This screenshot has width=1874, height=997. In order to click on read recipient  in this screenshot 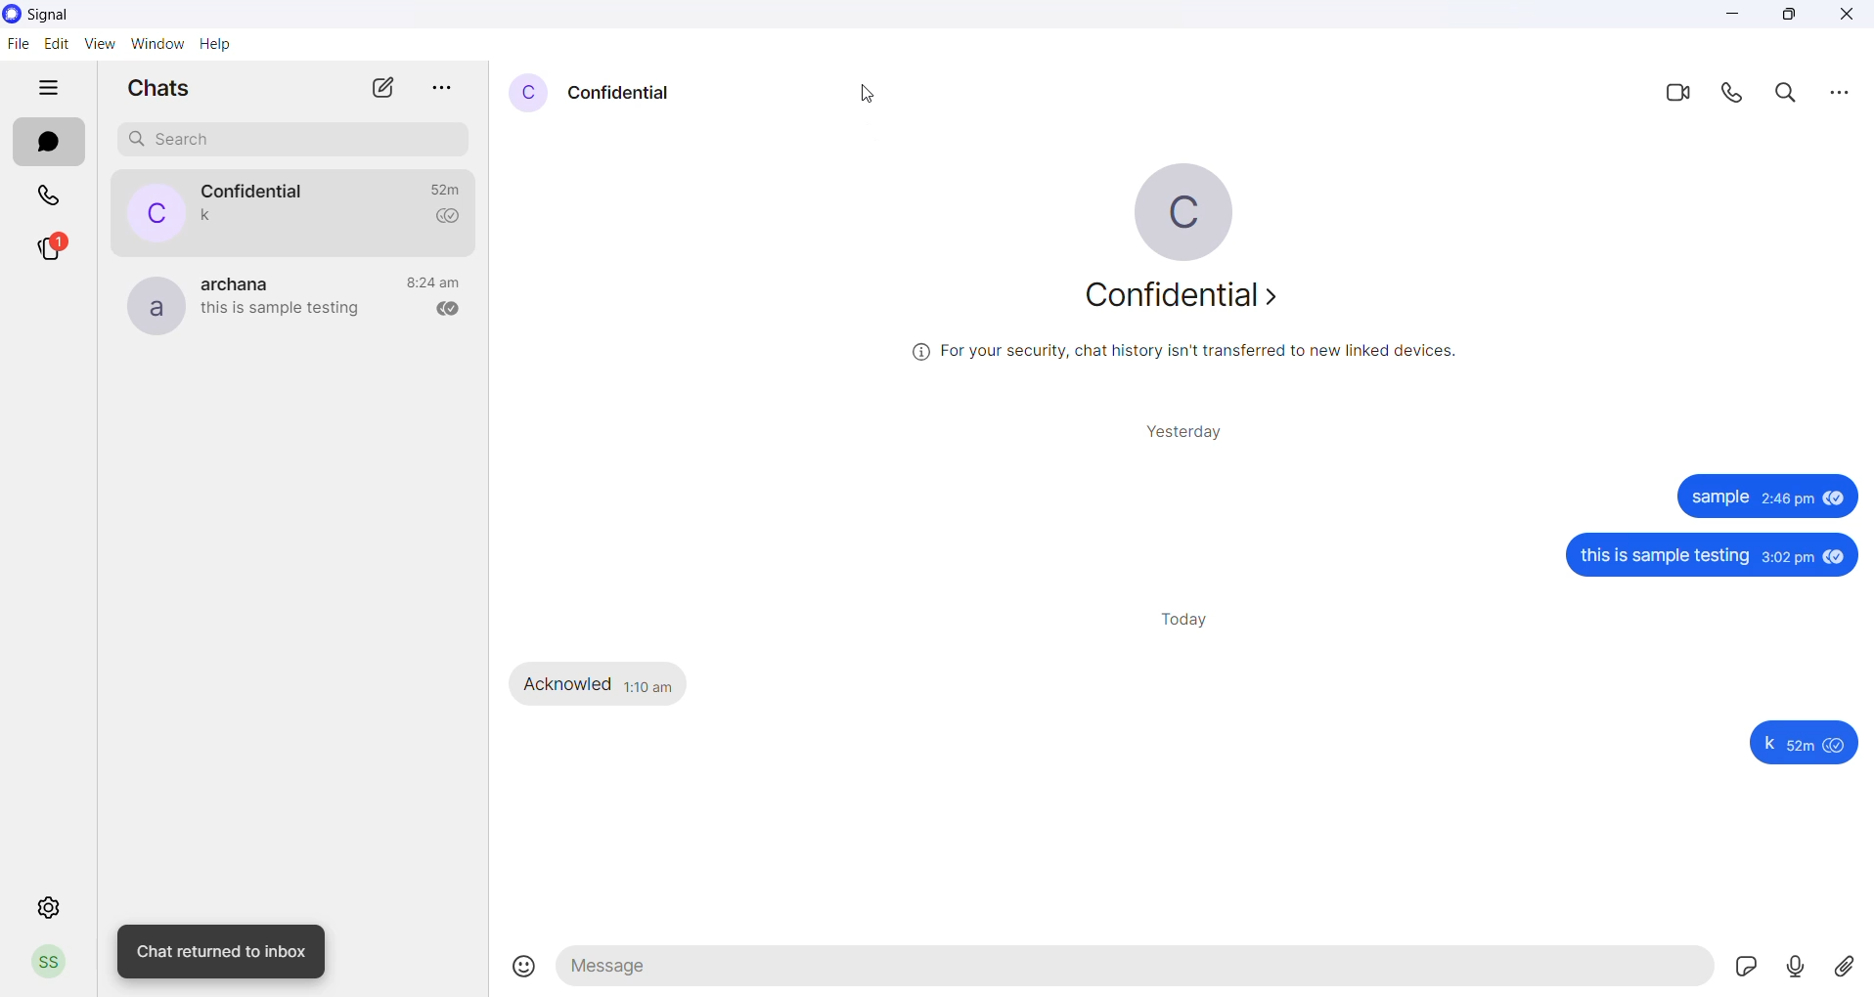, I will do `click(452, 311)`.